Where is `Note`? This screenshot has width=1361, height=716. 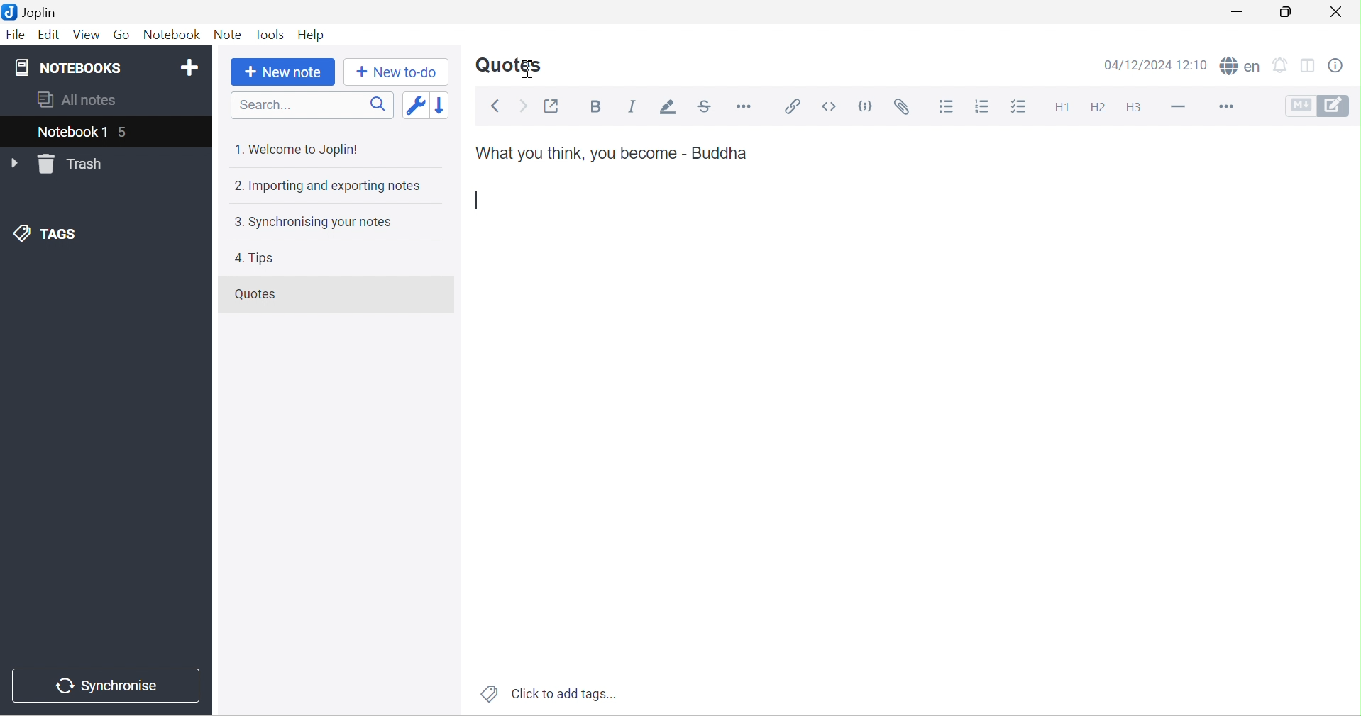
Note is located at coordinates (229, 35).